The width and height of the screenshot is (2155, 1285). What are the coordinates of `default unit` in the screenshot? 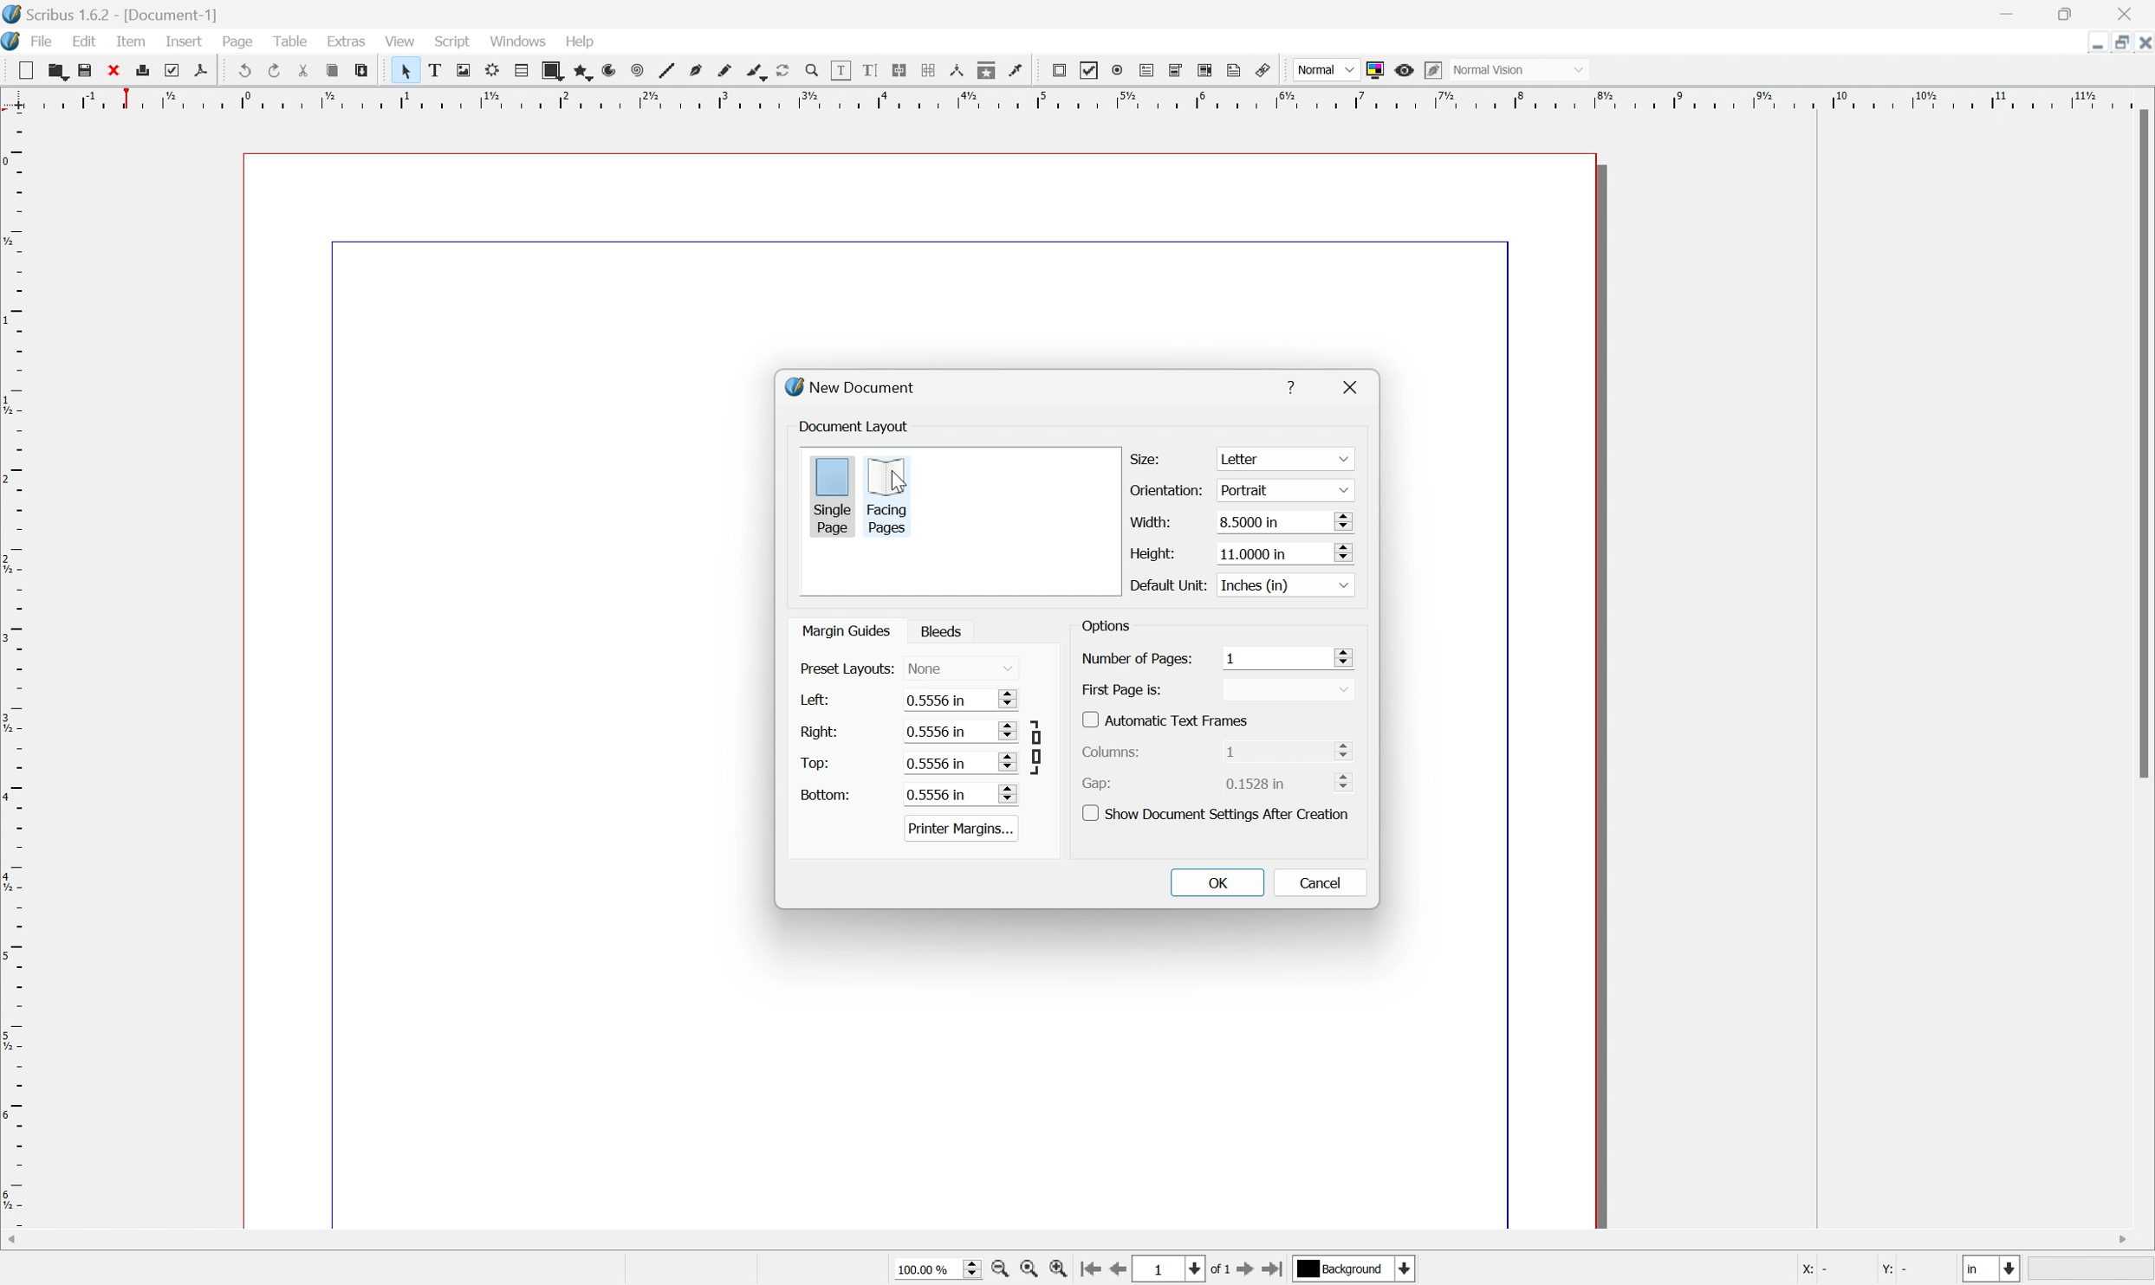 It's located at (1165, 584).